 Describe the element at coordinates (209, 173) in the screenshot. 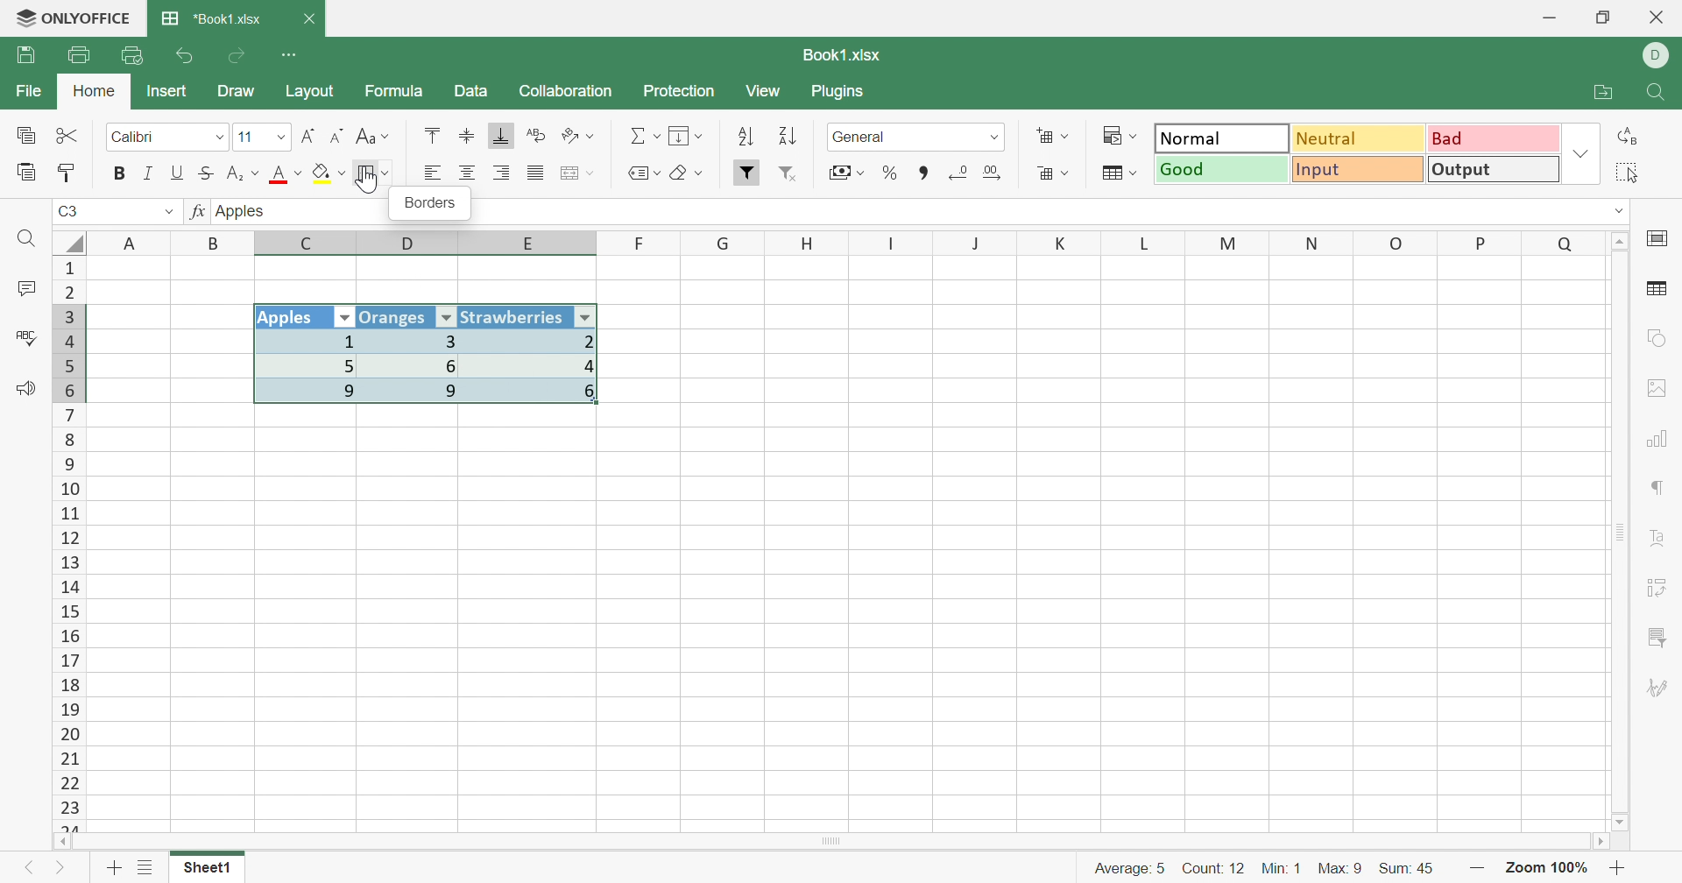

I see `Strikethrough` at that location.